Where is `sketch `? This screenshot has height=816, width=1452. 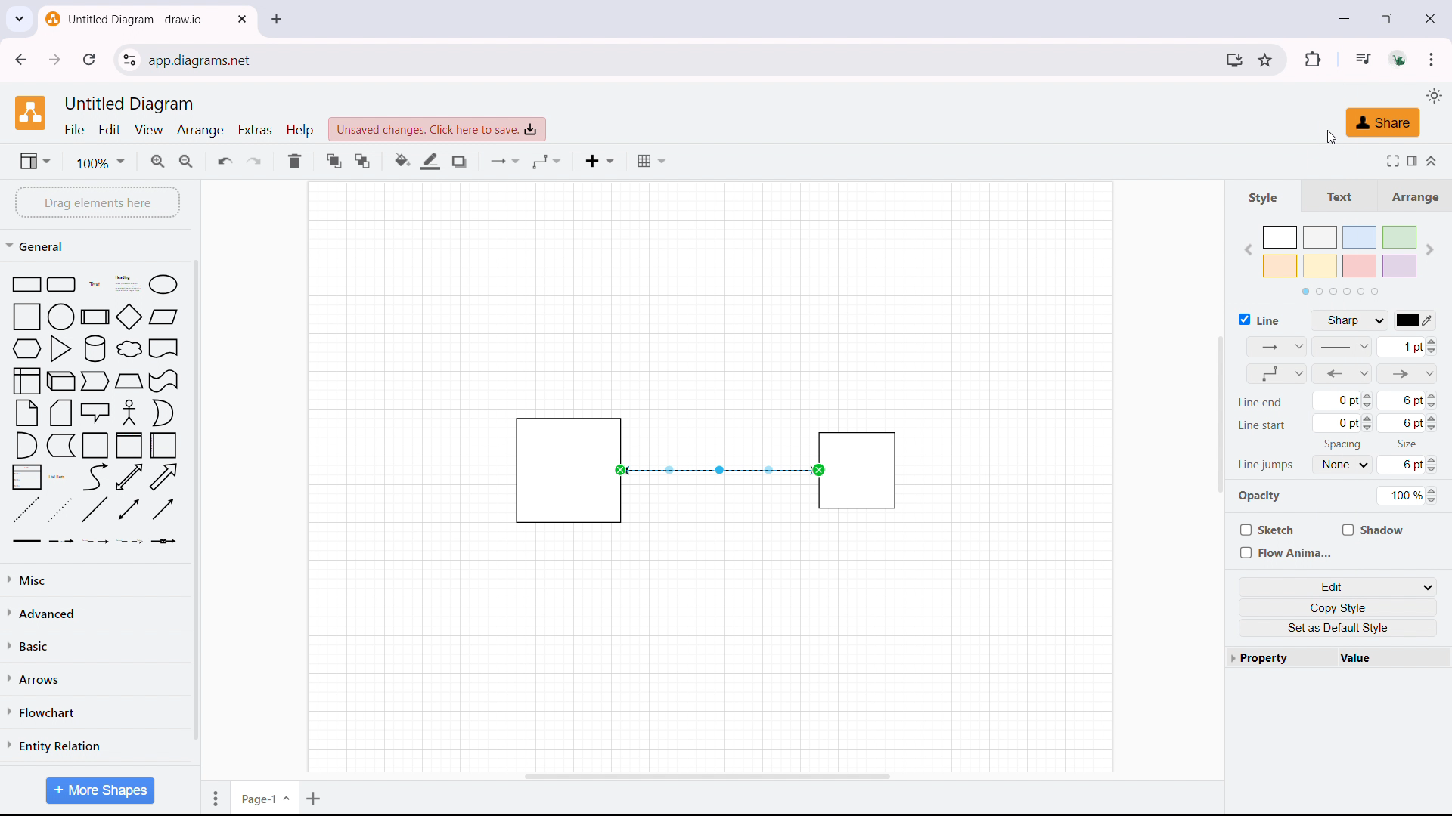 sketch  is located at coordinates (1264, 529).